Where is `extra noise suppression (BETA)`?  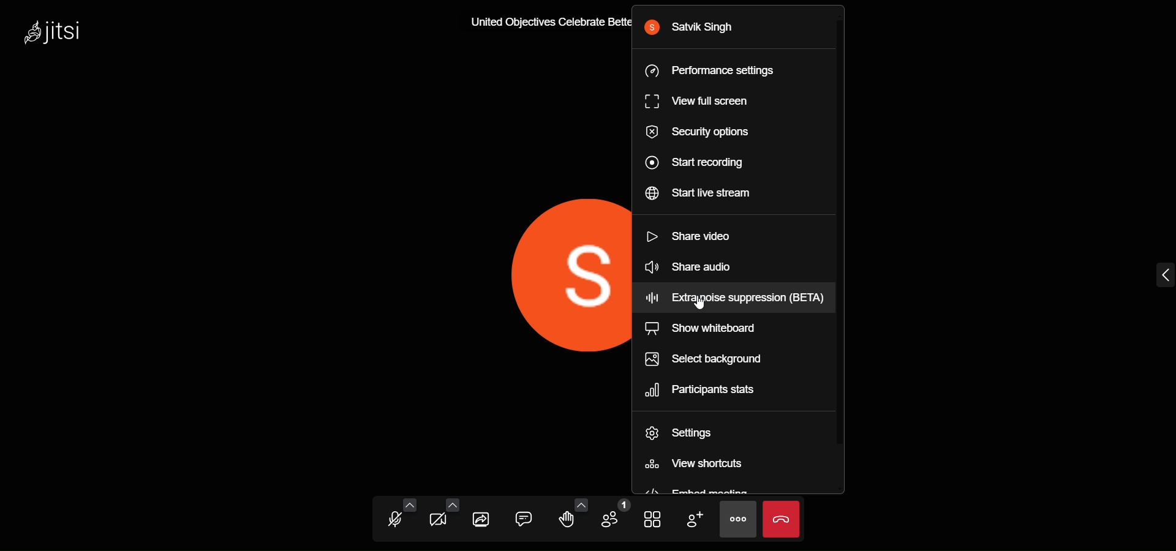 extra noise suppression (BETA) is located at coordinates (734, 299).